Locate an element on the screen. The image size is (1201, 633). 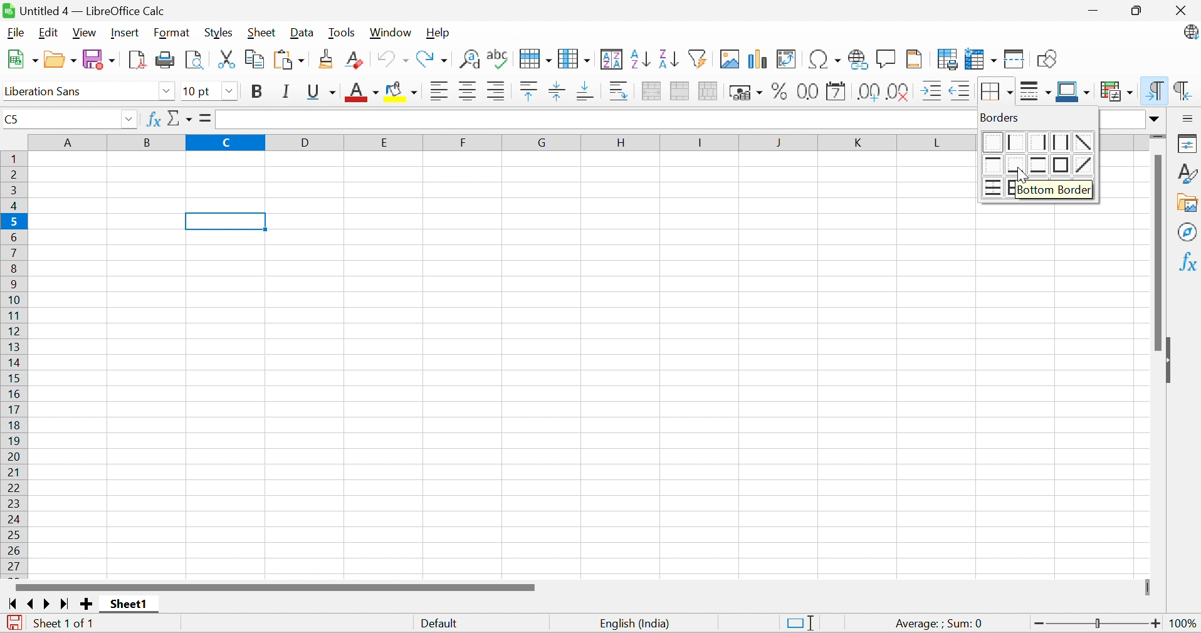
Save is located at coordinates (102, 60).